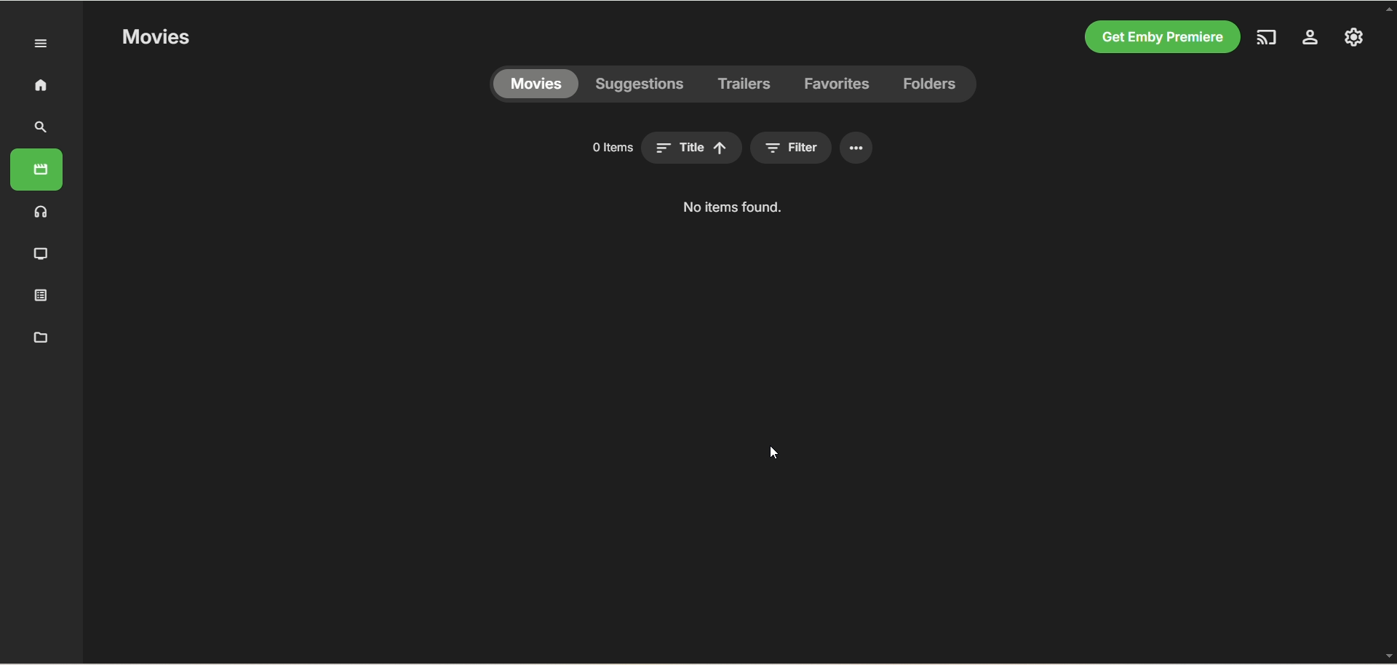  I want to click on server, so click(1310, 39).